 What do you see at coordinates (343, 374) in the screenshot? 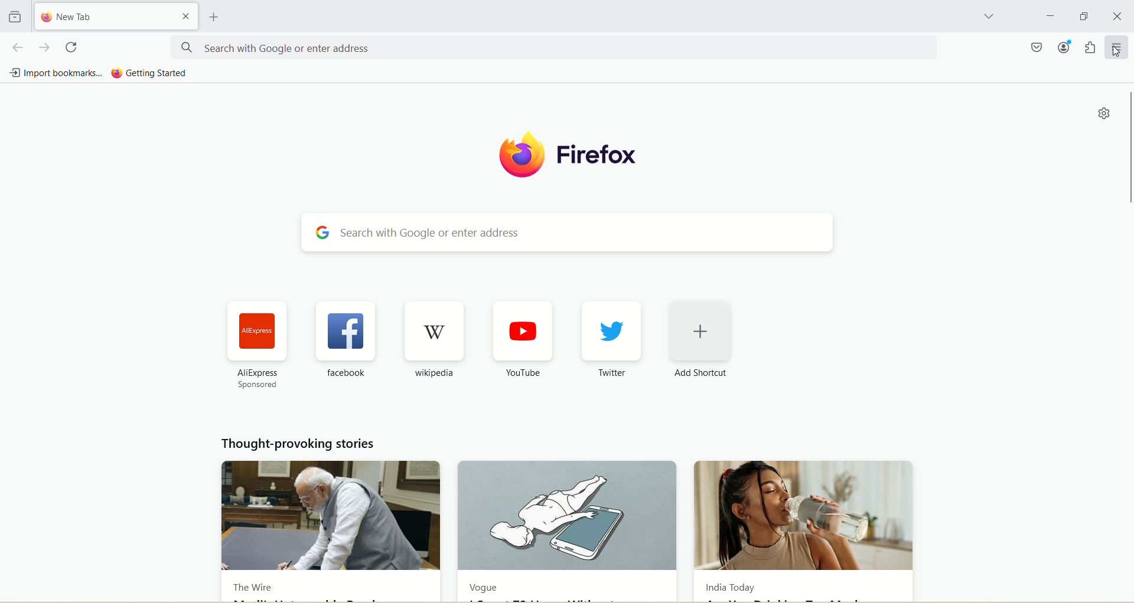
I see `facebook` at bounding box center [343, 374].